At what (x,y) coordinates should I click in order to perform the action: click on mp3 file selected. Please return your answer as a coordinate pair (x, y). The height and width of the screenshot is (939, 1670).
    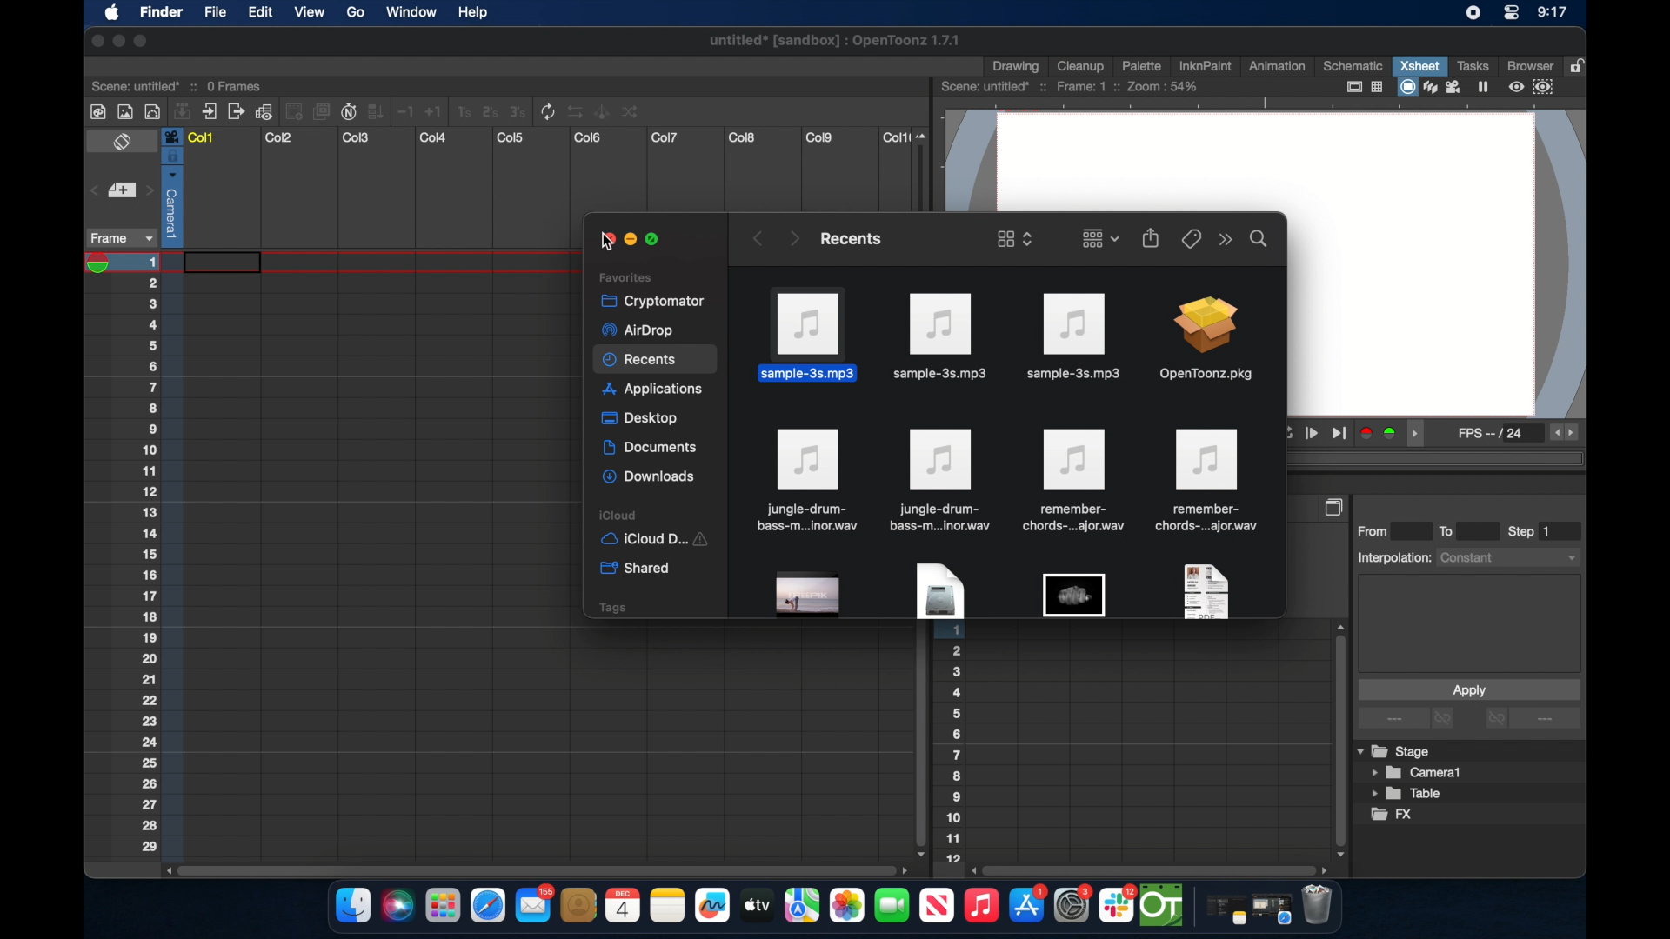
    Looking at the image, I should click on (812, 334).